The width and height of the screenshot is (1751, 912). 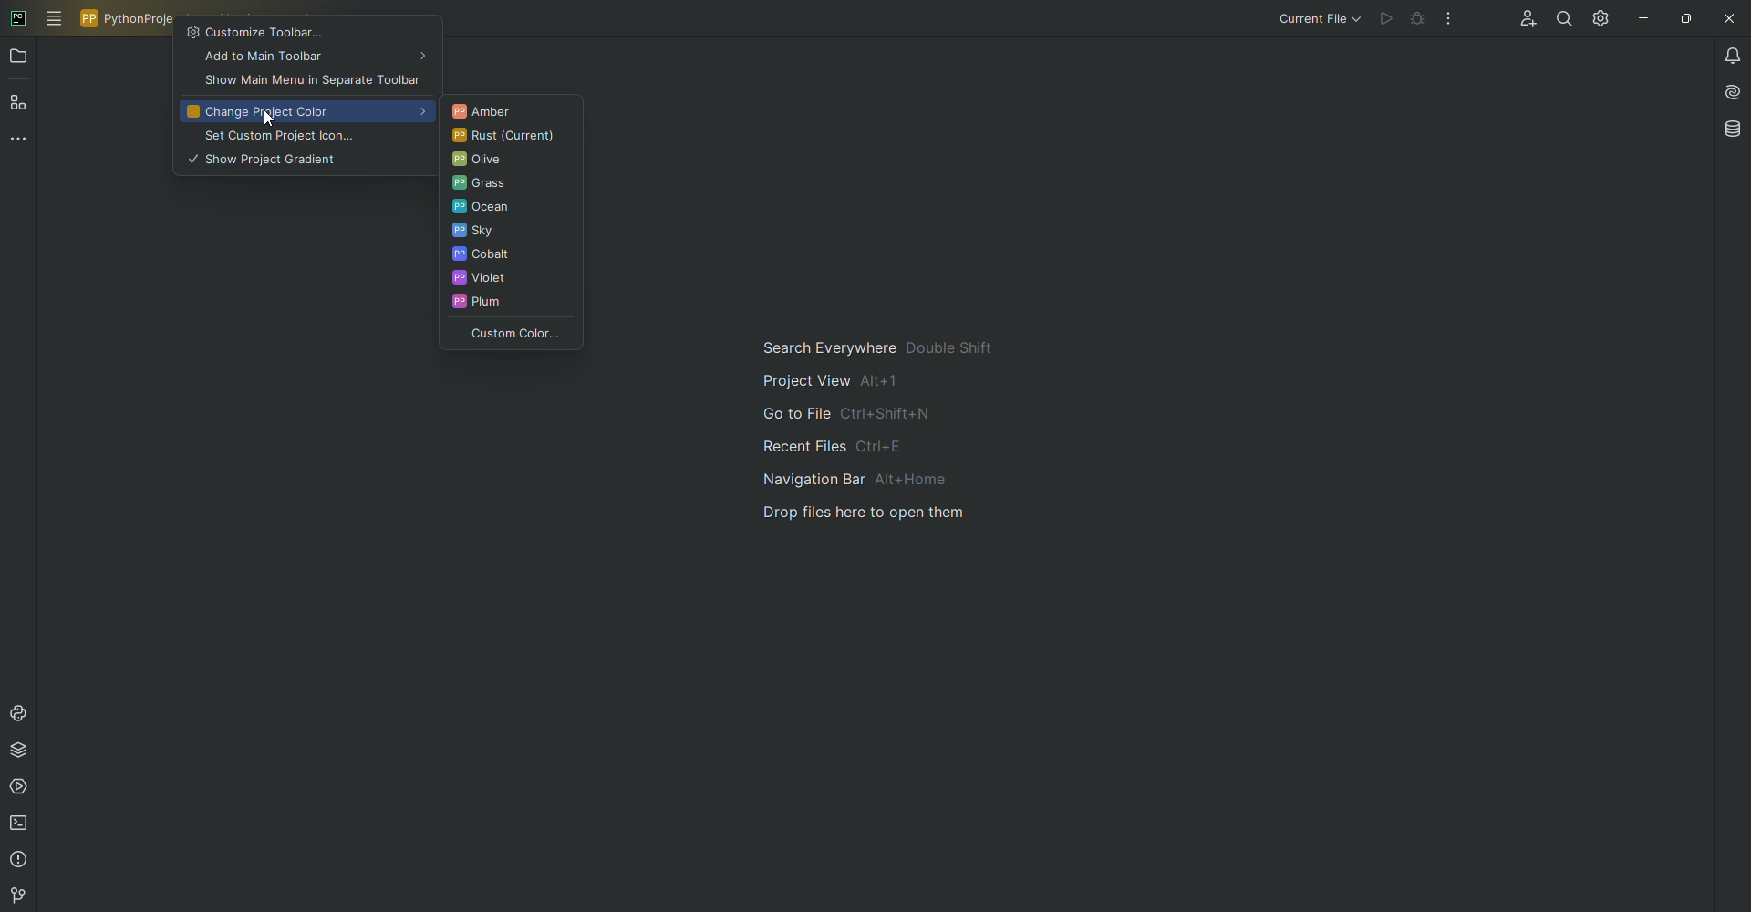 What do you see at coordinates (509, 233) in the screenshot?
I see `Sky` at bounding box center [509, 233].